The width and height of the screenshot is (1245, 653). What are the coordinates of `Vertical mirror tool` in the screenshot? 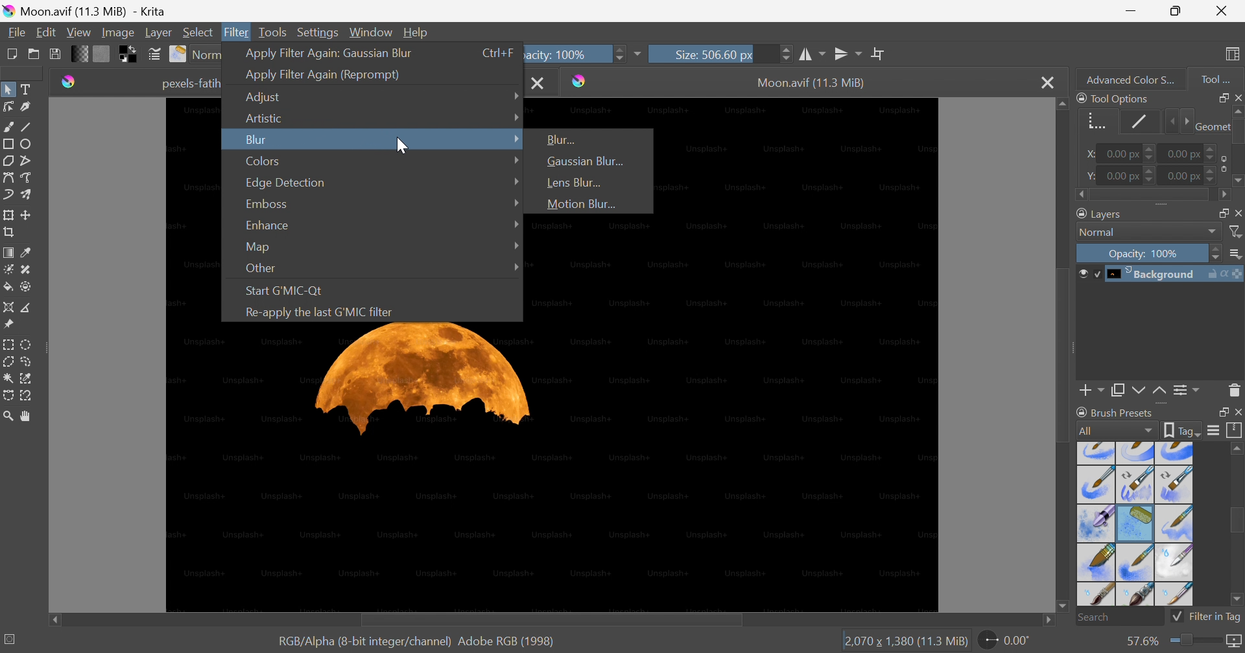 It's located at (848, 54).